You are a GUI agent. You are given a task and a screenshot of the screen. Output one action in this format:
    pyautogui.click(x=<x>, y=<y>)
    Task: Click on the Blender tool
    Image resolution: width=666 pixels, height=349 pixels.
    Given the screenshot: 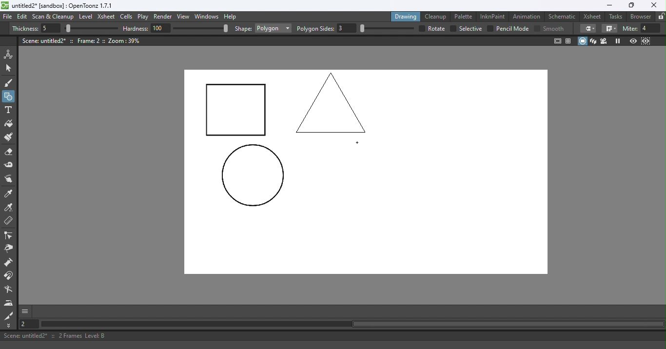 What is the action you would take?
    pyautogui.click(x=10, y=290)
    